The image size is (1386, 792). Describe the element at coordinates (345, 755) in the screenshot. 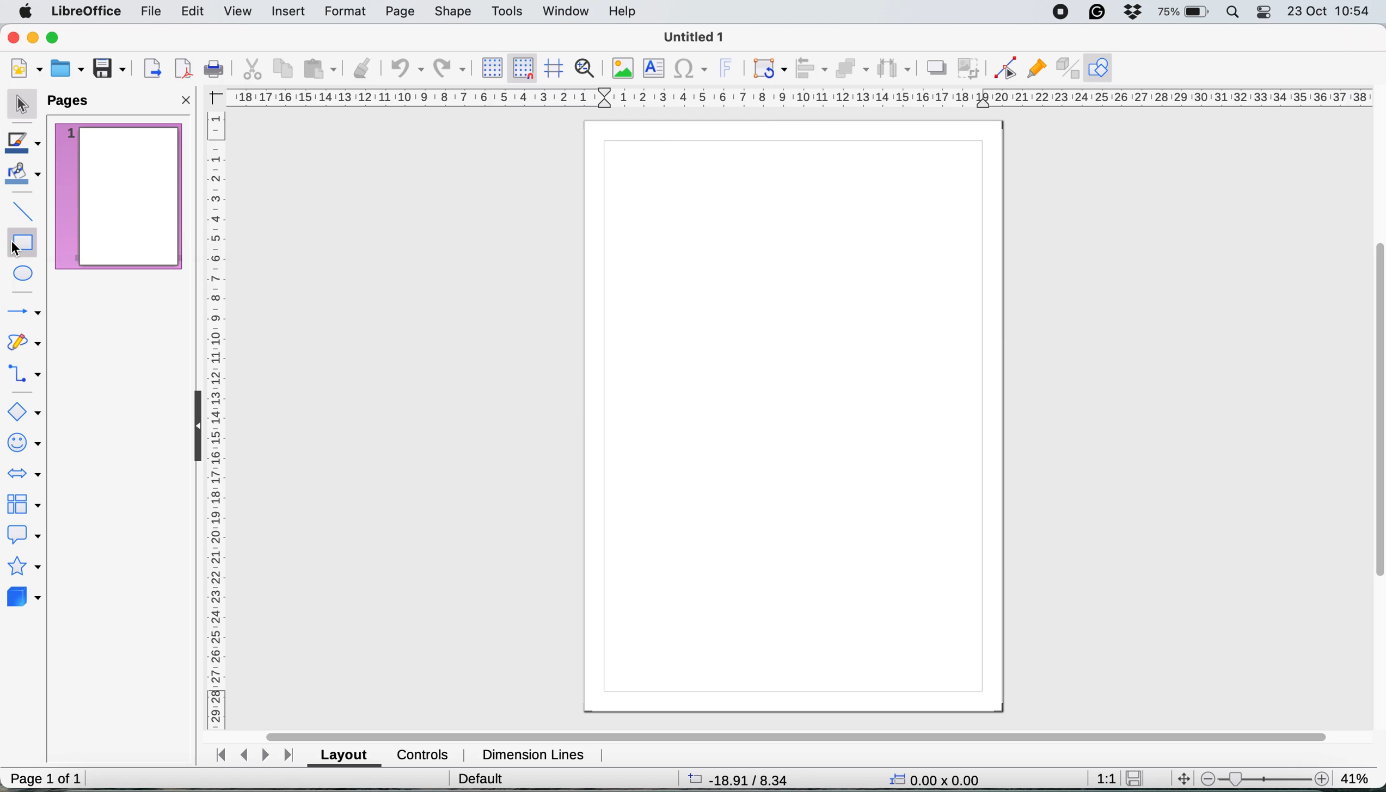

I see `layout` at that location.